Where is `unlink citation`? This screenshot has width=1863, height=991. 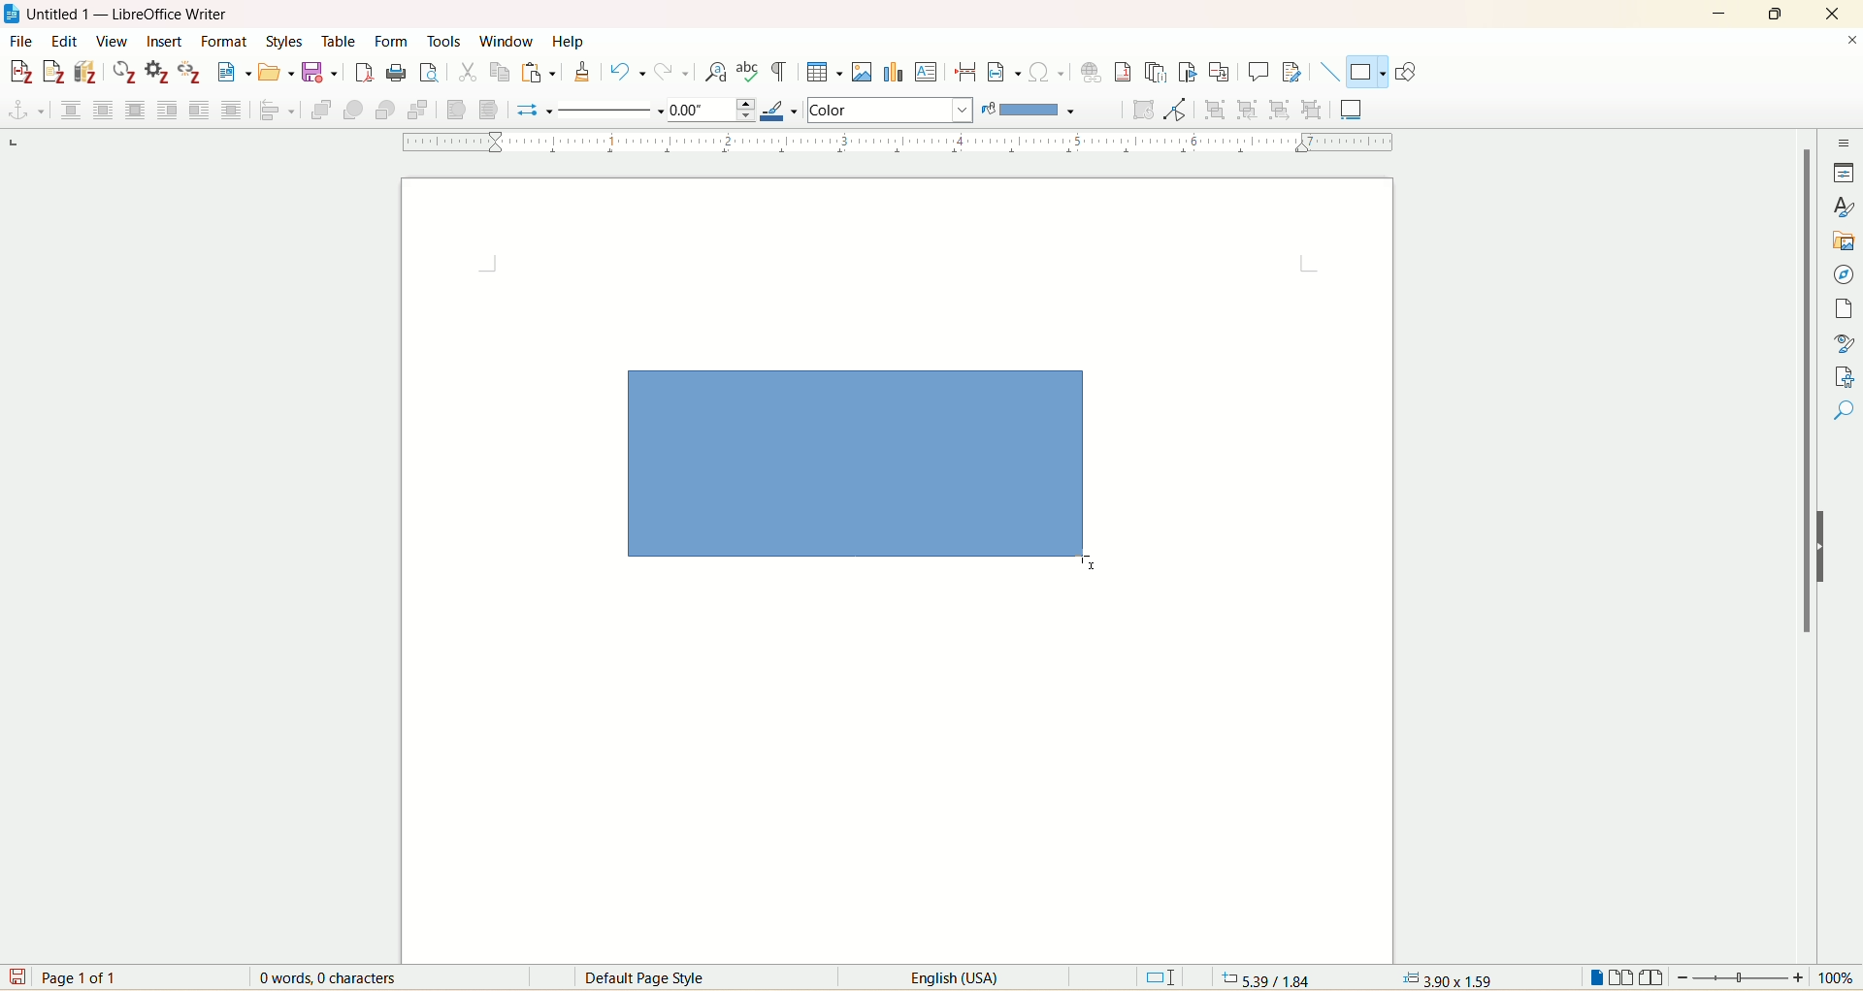 unlink citation is located at coordinates (191, 72).